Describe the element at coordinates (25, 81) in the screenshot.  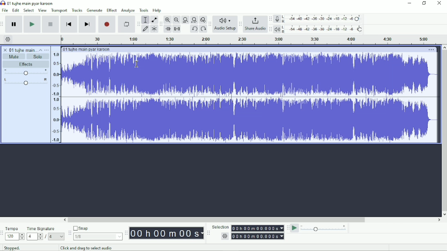
I see `Pan` at that location.